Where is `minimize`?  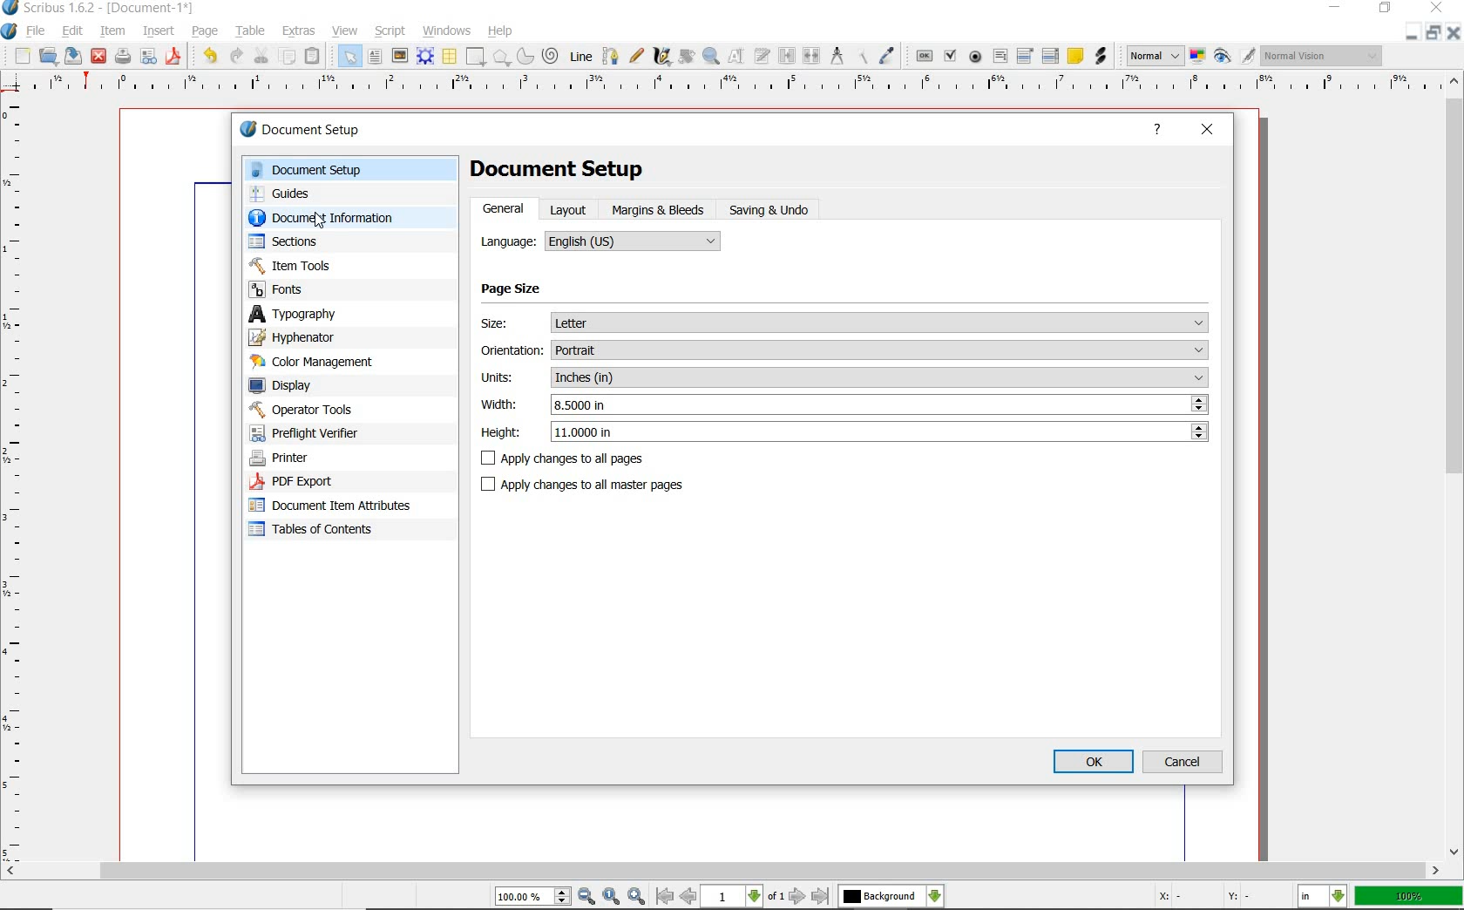 minimize is located at coordinates (1333, 8).